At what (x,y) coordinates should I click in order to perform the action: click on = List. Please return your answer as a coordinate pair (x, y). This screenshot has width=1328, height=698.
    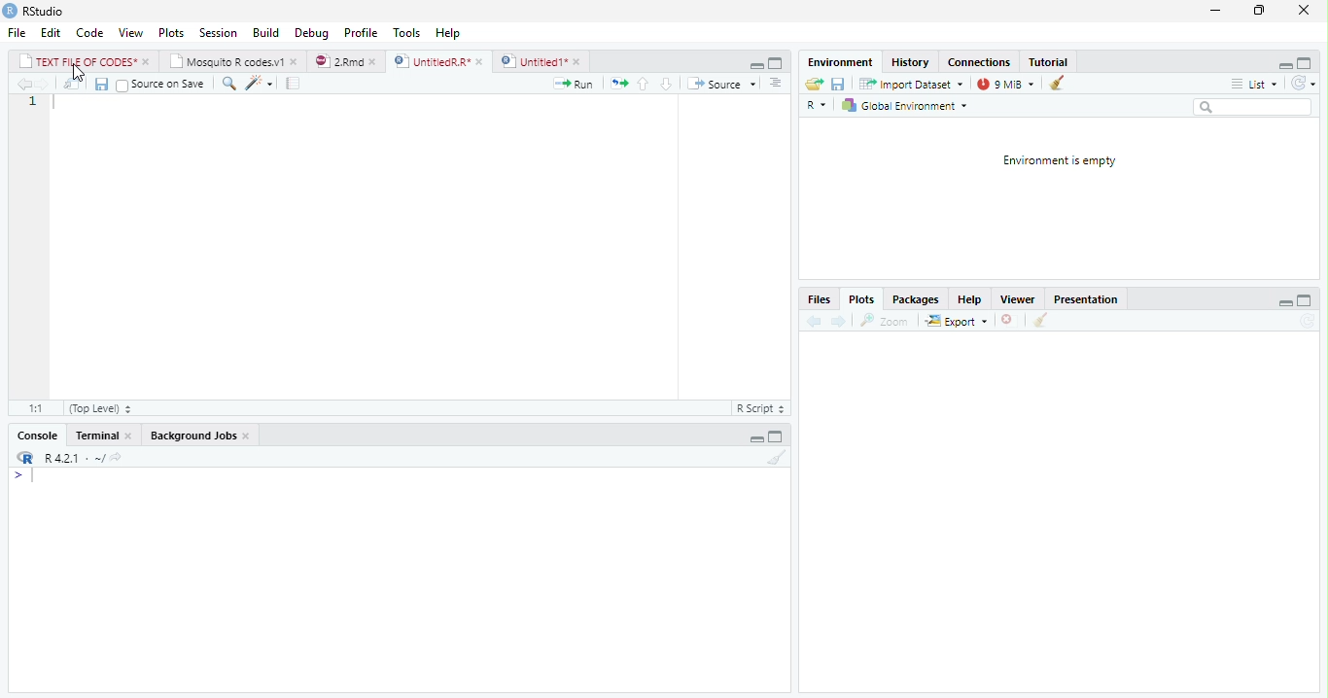
    Looking at the image, I should click on (1256, 85).